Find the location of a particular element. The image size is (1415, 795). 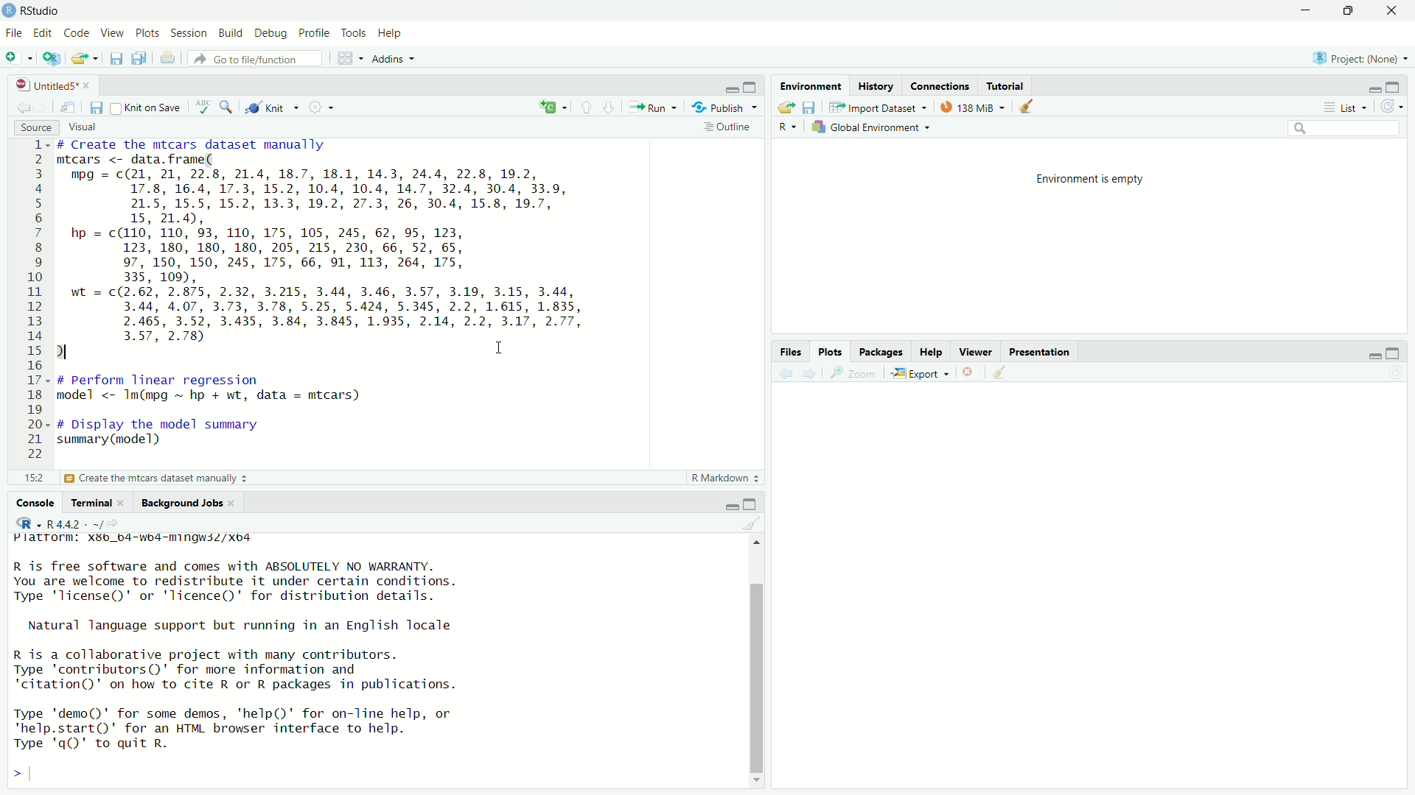

go to file /function is located at coordinates (255, 60).